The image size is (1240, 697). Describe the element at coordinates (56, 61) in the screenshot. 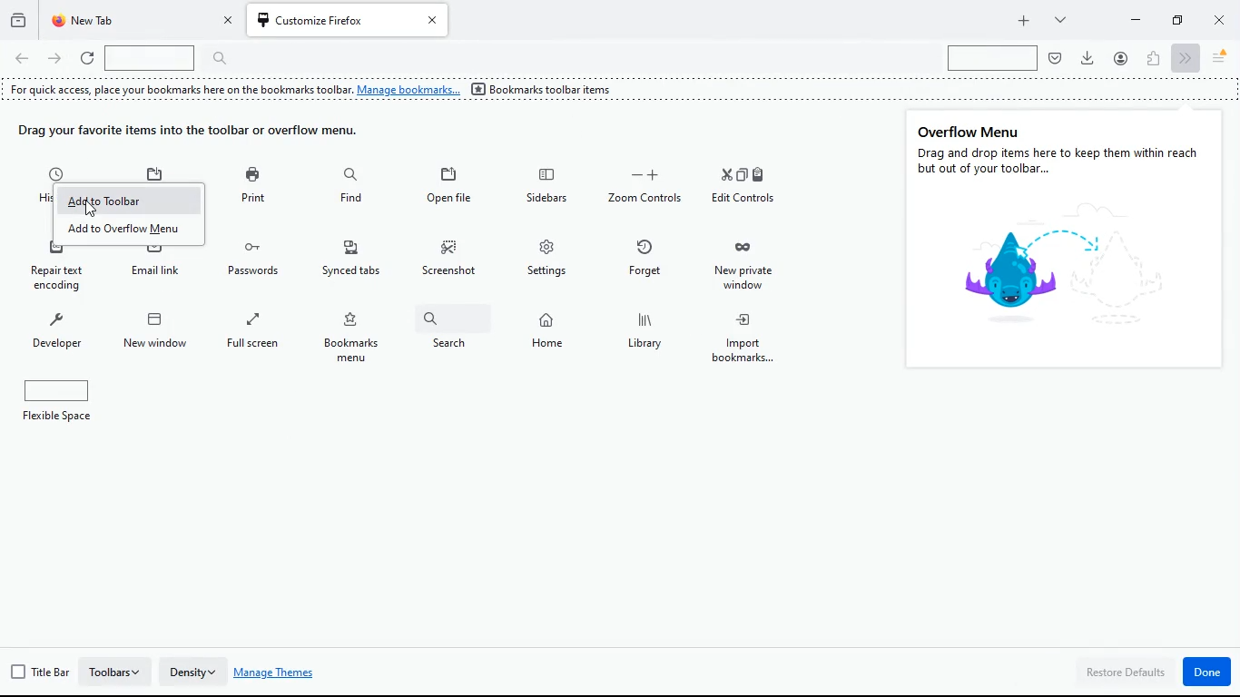

I see `forward` at that location.